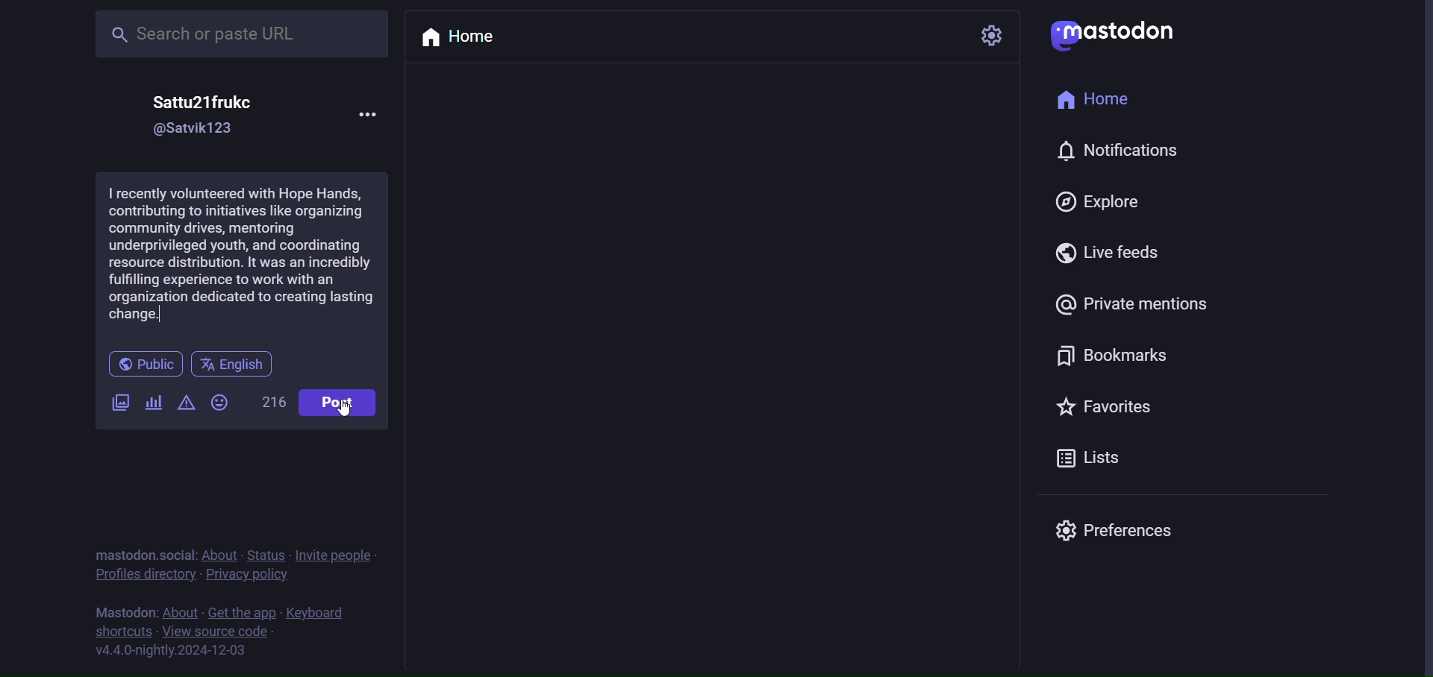  What do you see at coordinates (142, 552) in the screenshot?
I see `mastodon social` at bounding box center [142, 552].